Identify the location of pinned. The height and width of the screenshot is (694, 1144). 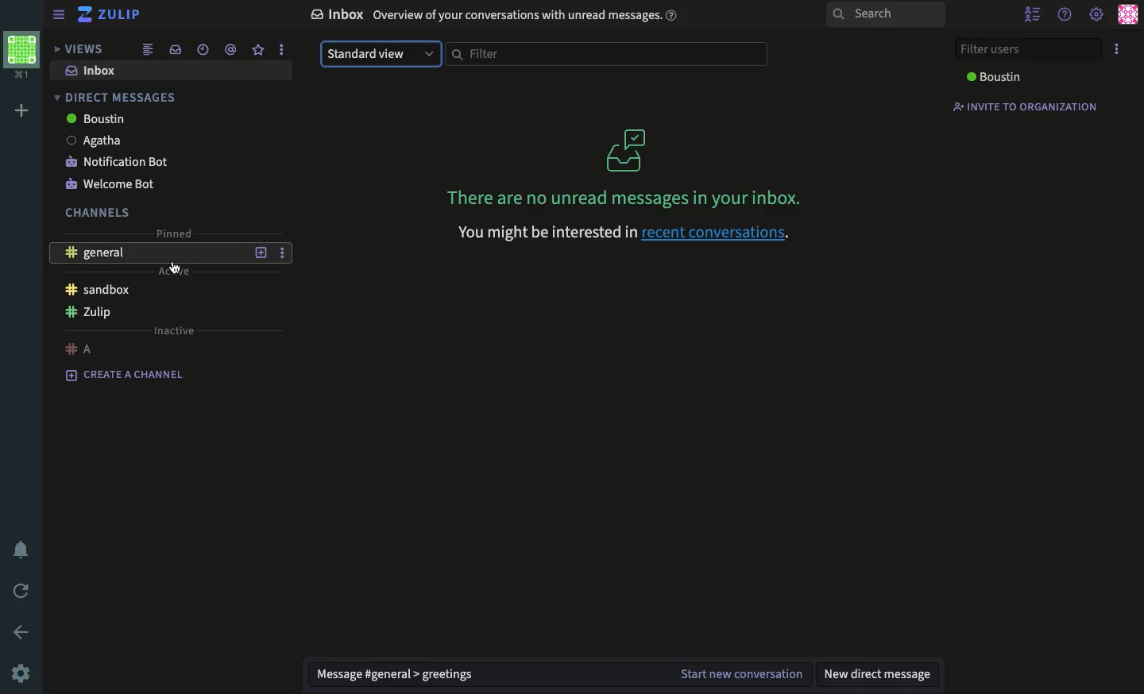
(175, 233).